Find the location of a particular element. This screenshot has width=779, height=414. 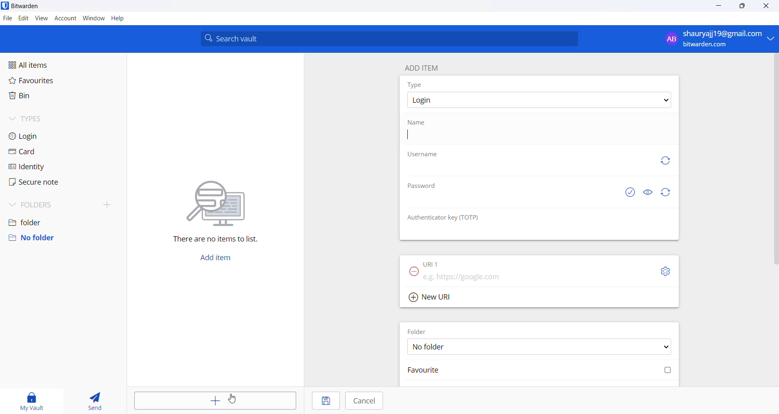

no folder is located at coordinates (60, 238).